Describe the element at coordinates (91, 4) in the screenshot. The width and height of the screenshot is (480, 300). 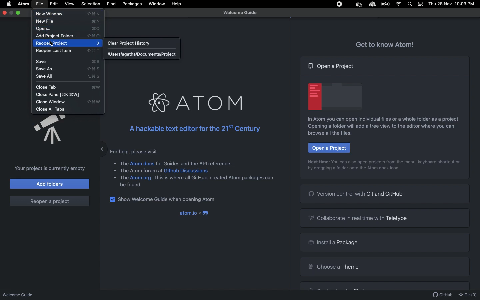
I see `Selection` at that location.